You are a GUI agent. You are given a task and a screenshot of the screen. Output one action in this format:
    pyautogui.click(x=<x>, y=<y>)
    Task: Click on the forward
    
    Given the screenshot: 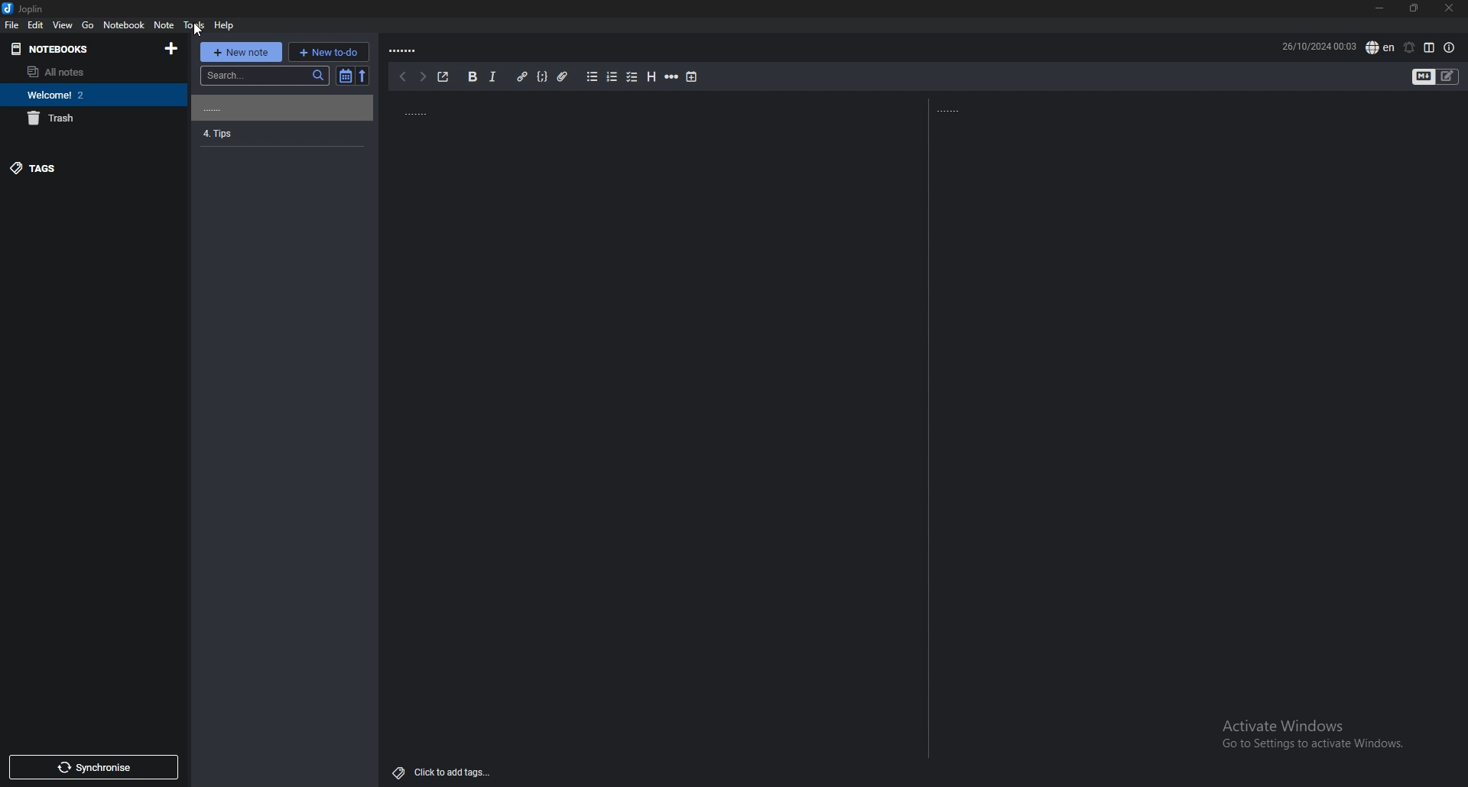 What is the action you would take?
    pyautogui.click(x=421, y=77)
    